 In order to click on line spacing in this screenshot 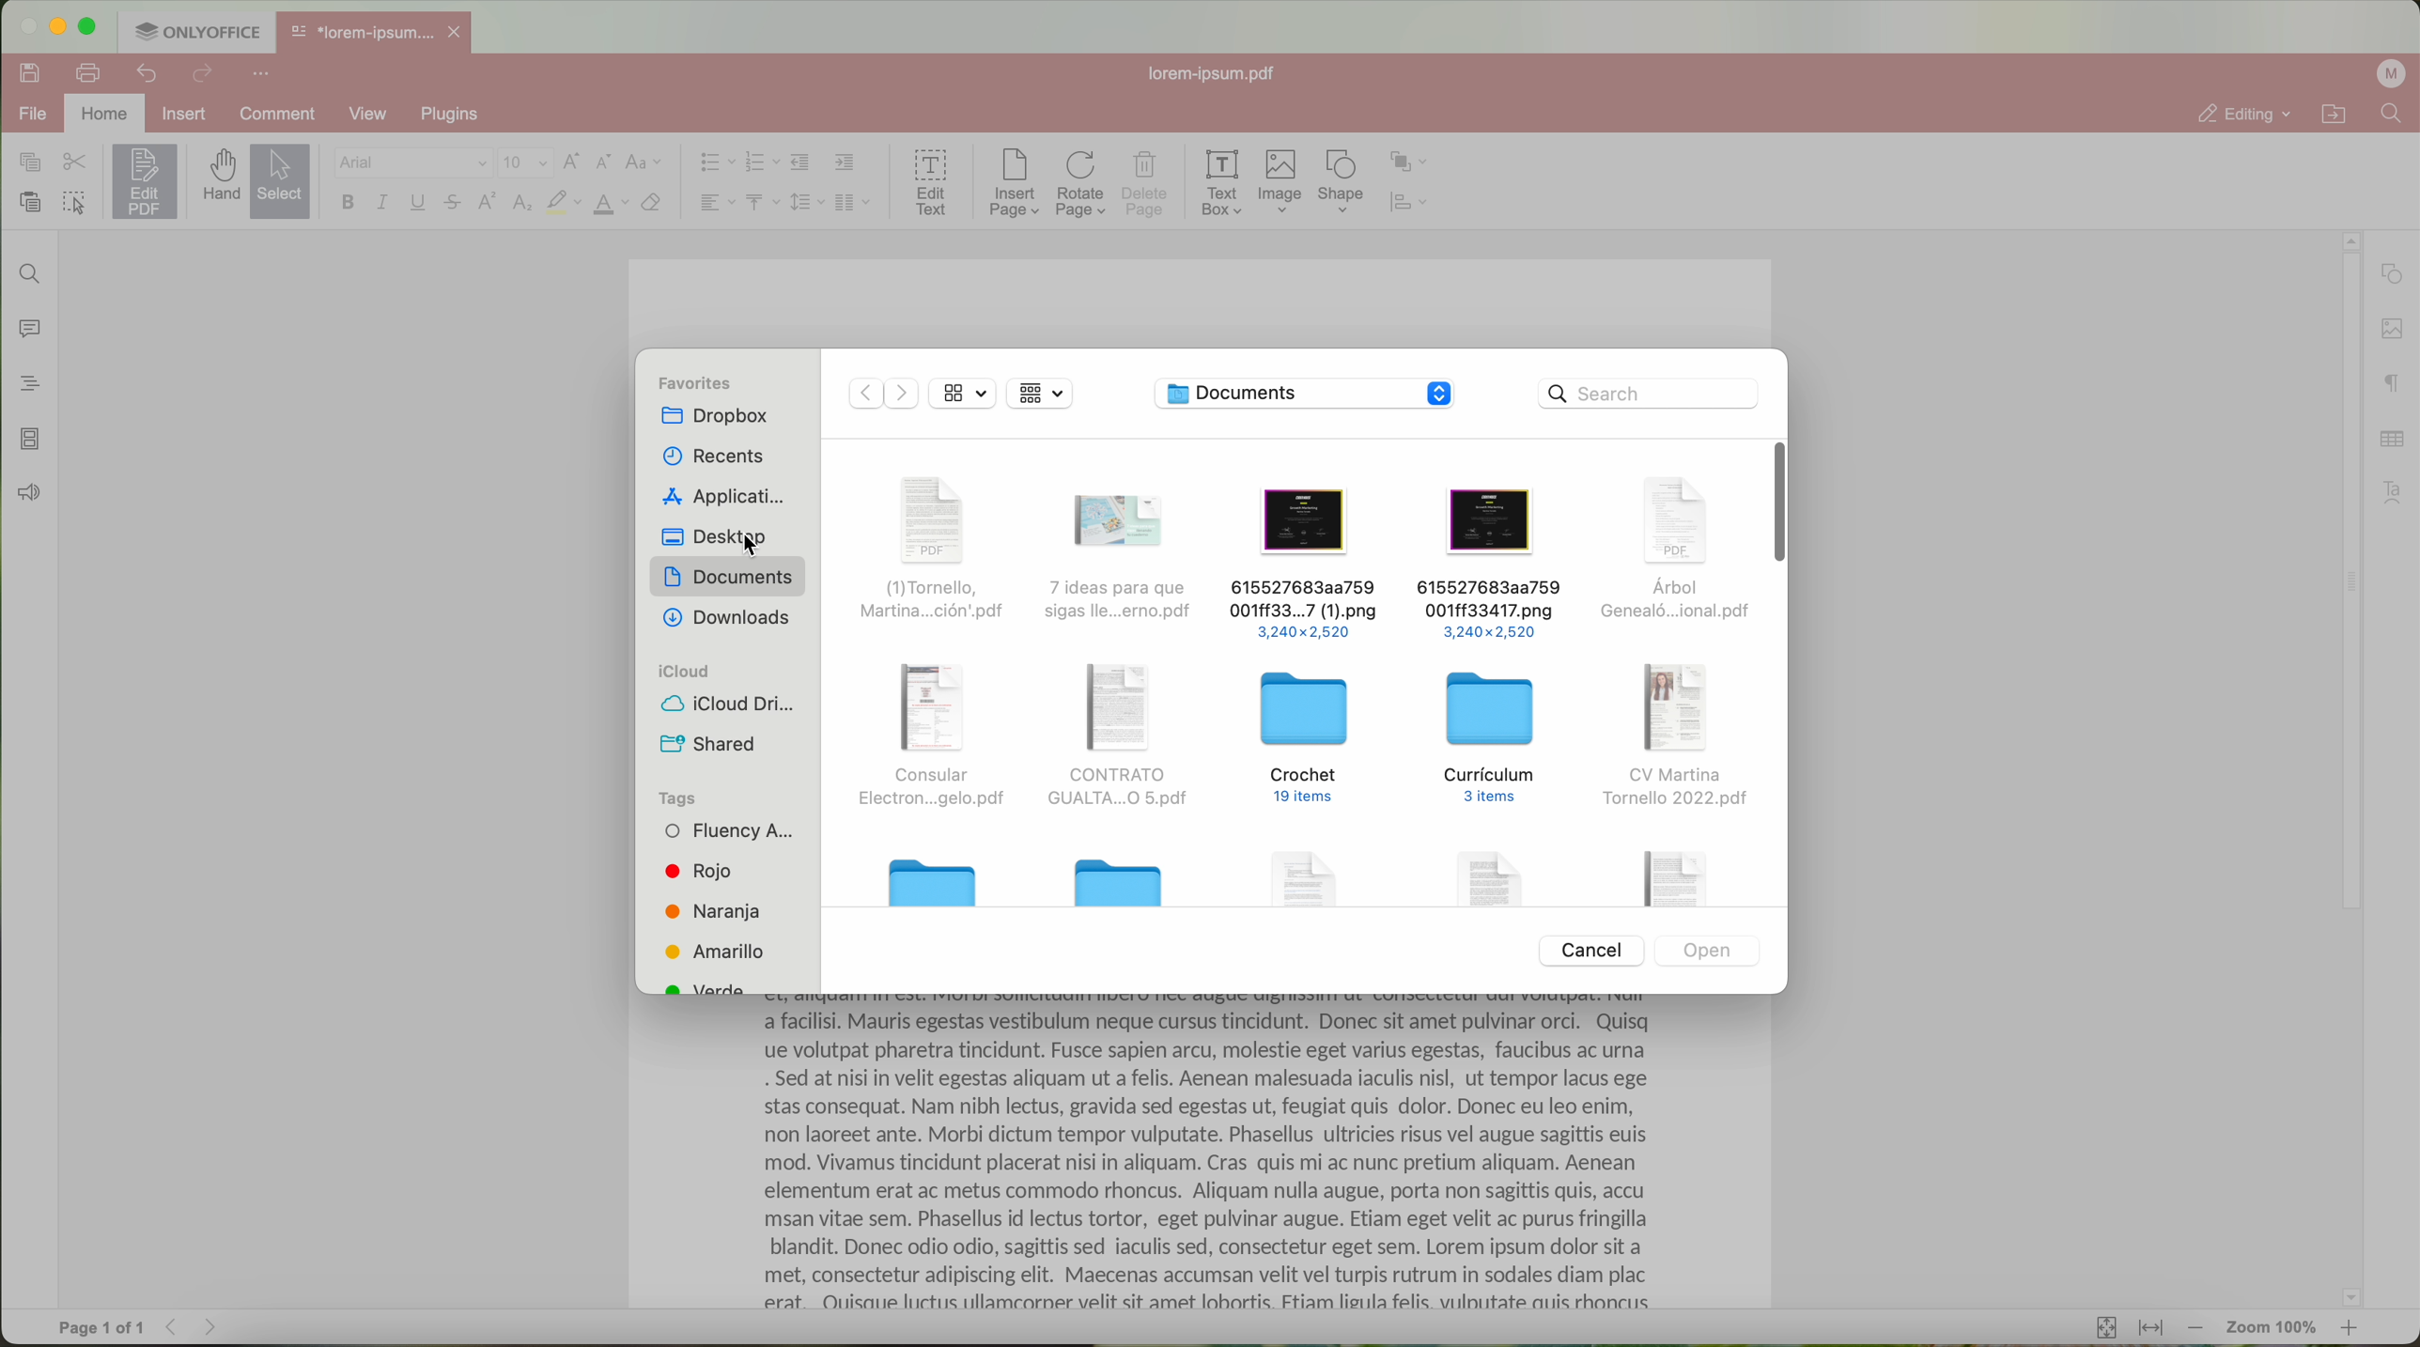, I will do `click(807, 202)`.